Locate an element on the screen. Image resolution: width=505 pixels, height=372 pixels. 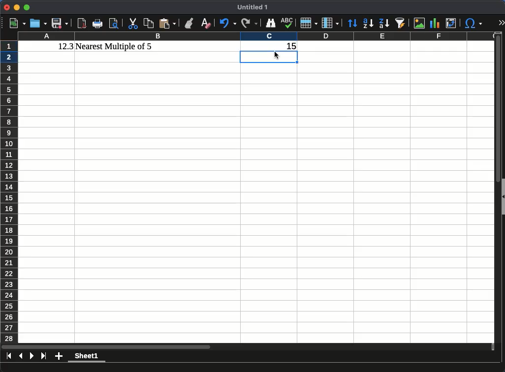
copy is located at coordinates (148, 23).